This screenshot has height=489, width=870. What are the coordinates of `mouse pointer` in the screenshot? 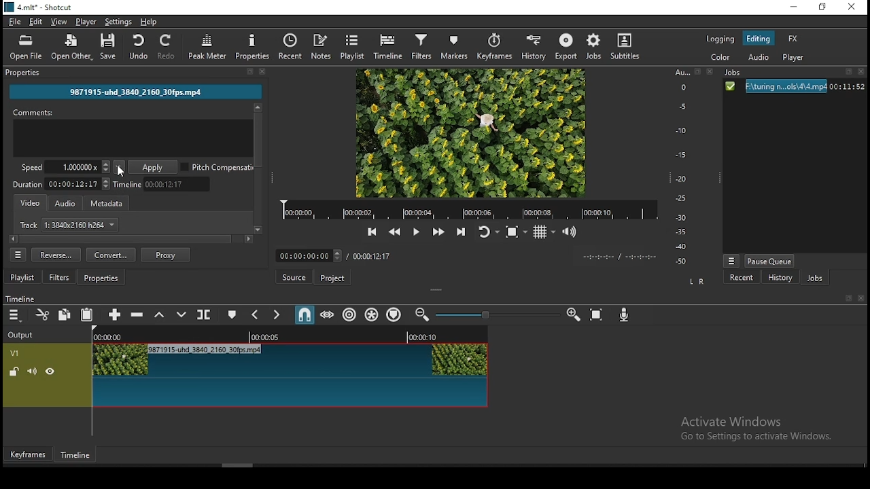 It's located at (176, 368).